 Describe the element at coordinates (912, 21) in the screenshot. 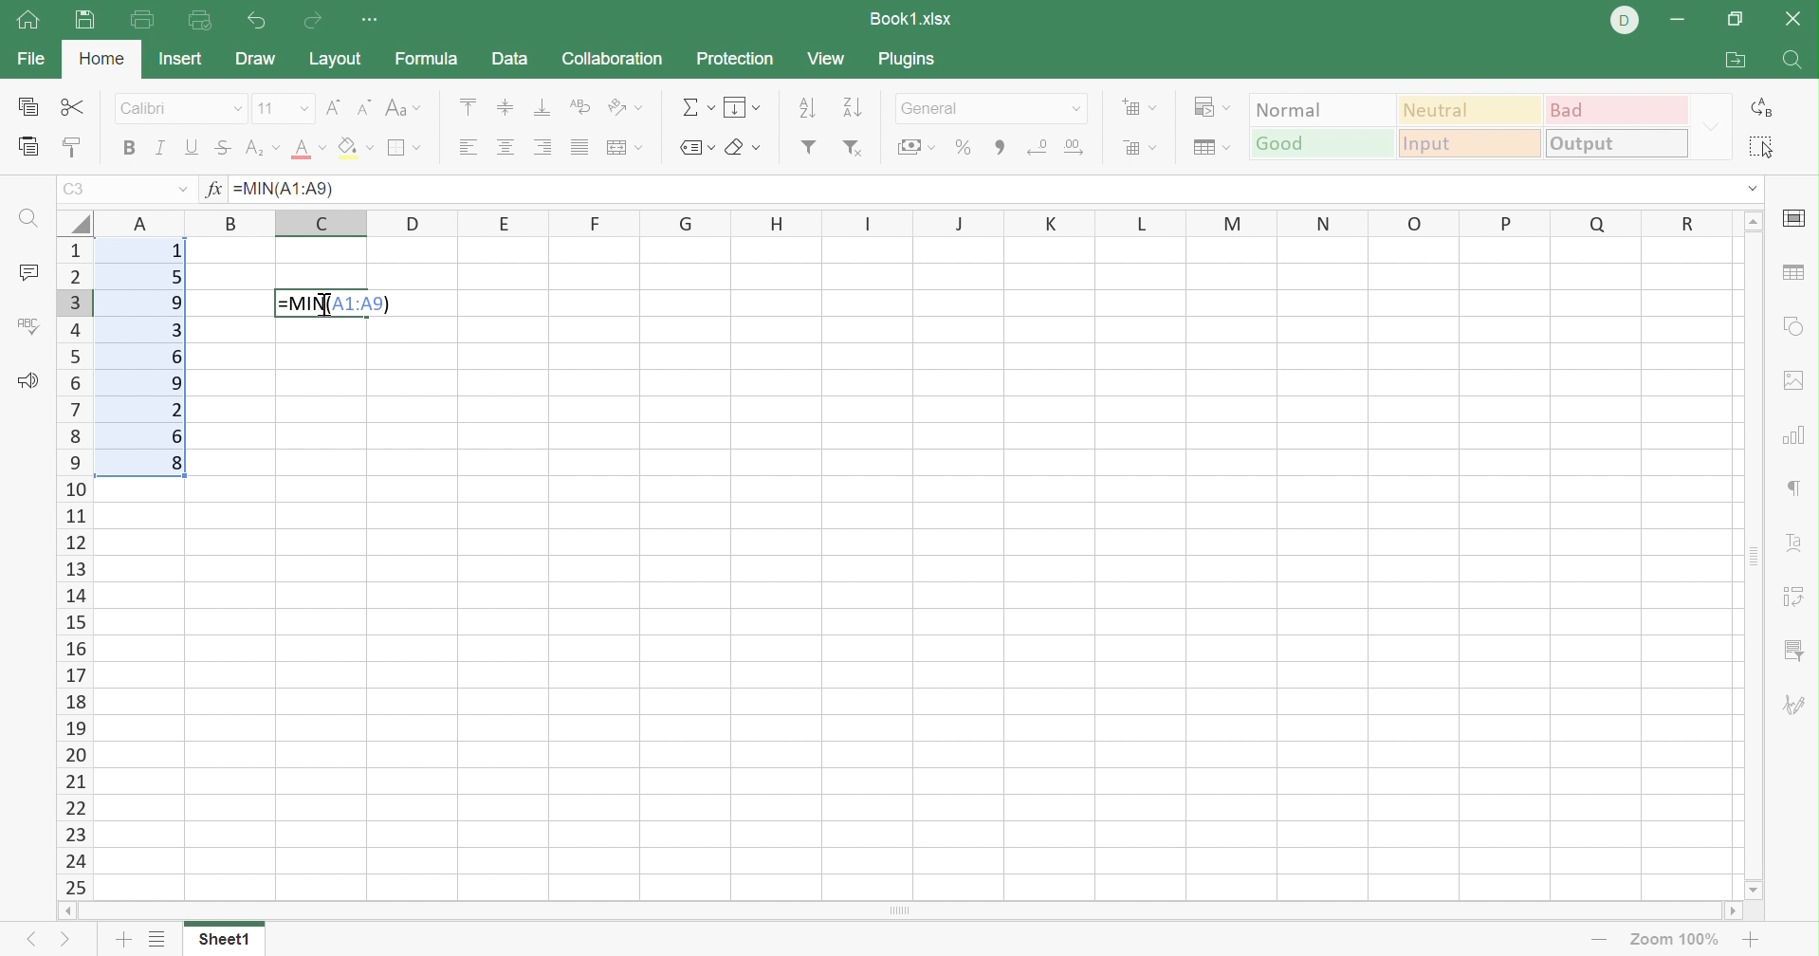

I see `Book1.xlsx` at that location.